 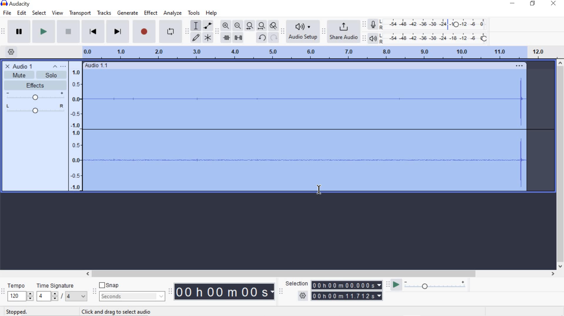 I want to click on Time, so click(x=225, y=292).